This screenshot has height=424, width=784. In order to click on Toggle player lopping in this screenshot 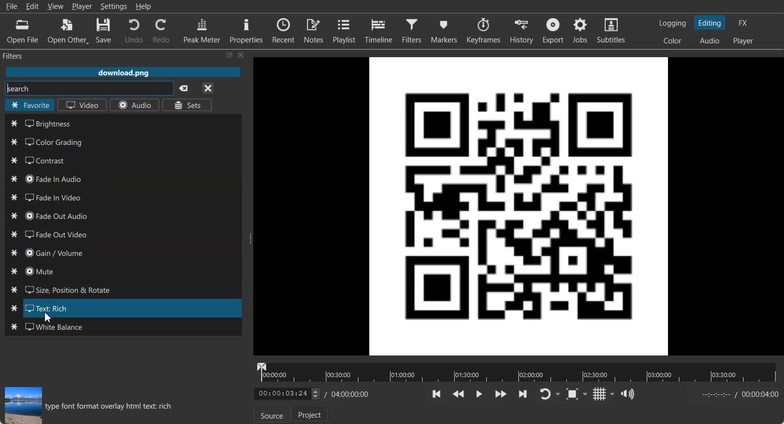, I will do `click(544, 394)`.